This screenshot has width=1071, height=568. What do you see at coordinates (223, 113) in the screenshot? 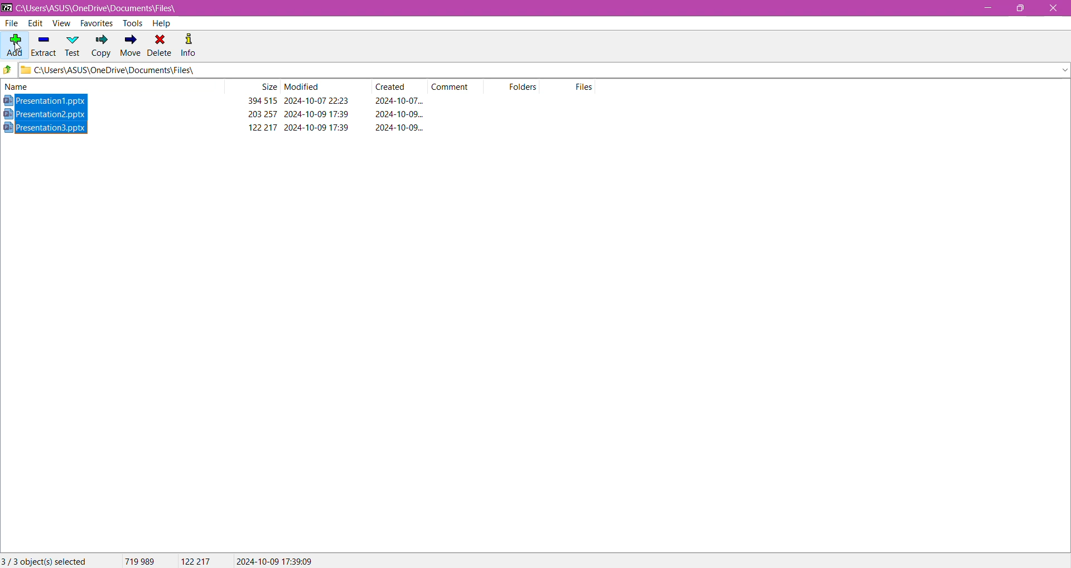
I see `Presentation2.pptx 203257 2024-10-09 17:39 2024-10-09...` at bounding box center [223, 113].